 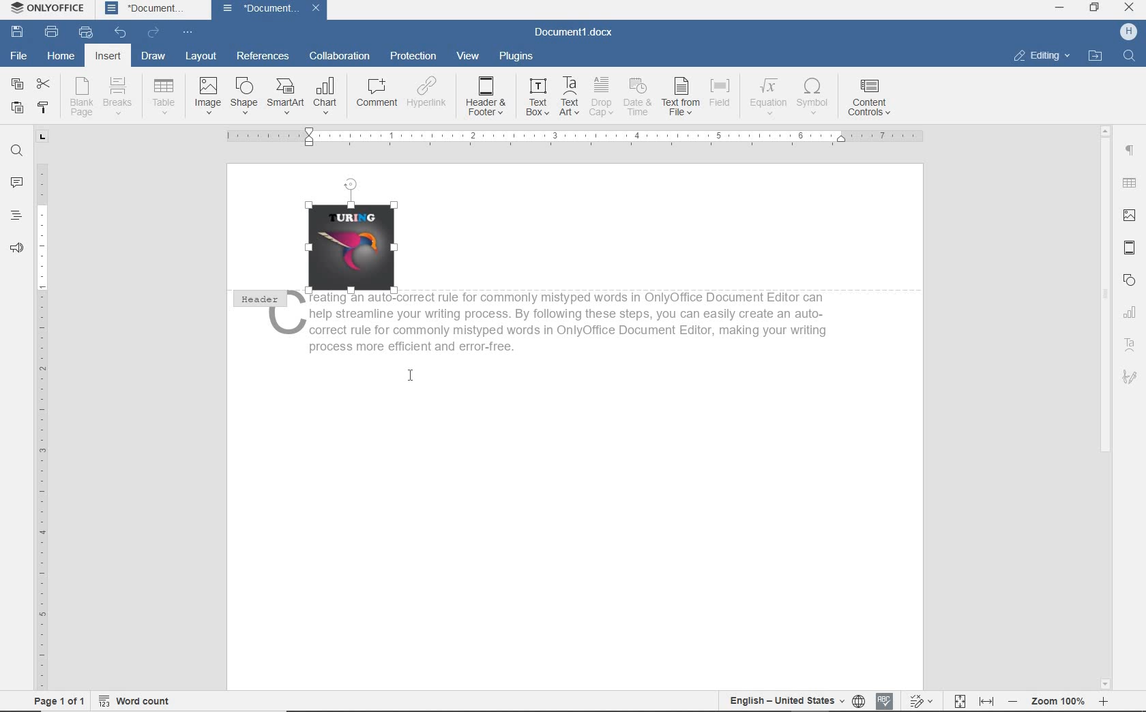 I want to click on , so click(x=681, y=96).